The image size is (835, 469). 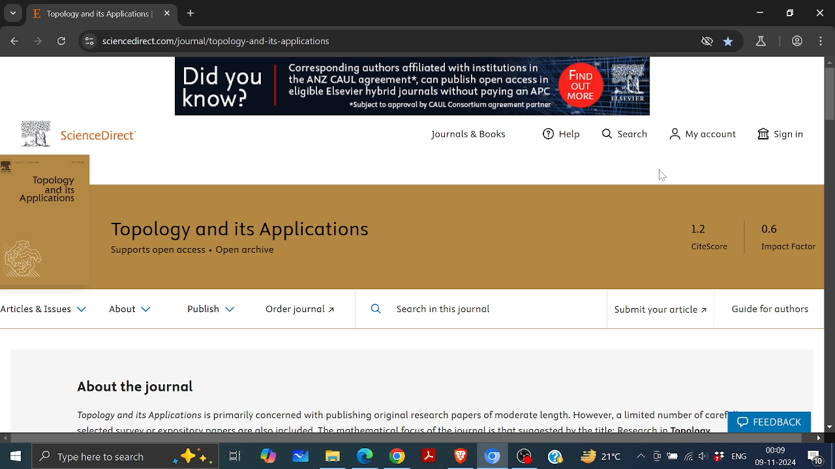 What do you see at coordinates (797, 40) in the screenshot?
I see `Work` at bounding box center [797, 40].